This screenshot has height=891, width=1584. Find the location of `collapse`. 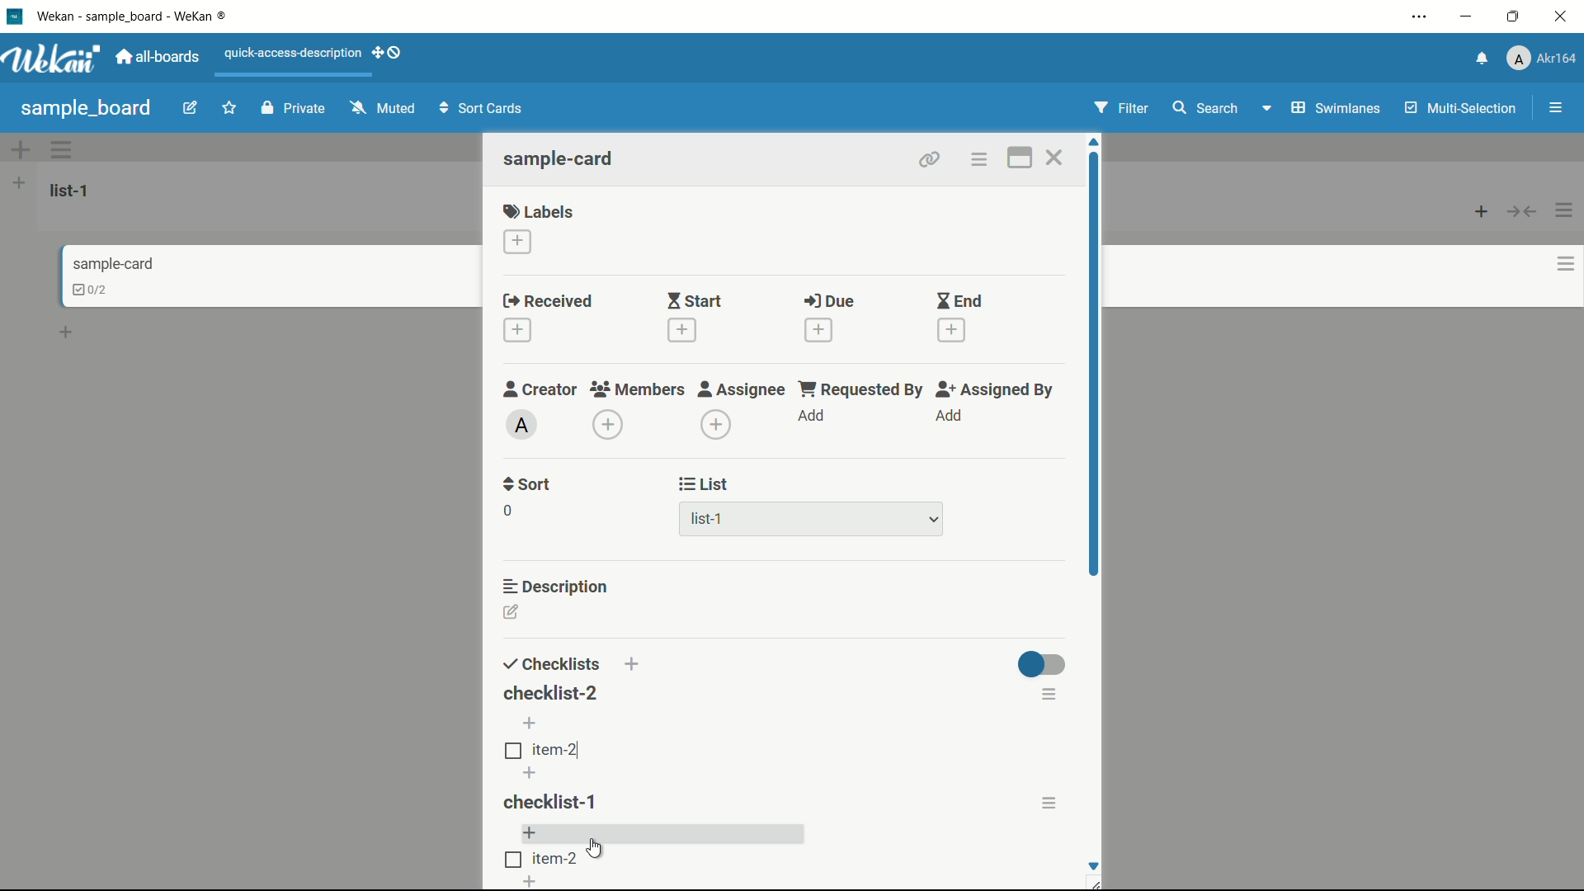

collapse is located at coordinates (1523, 211).